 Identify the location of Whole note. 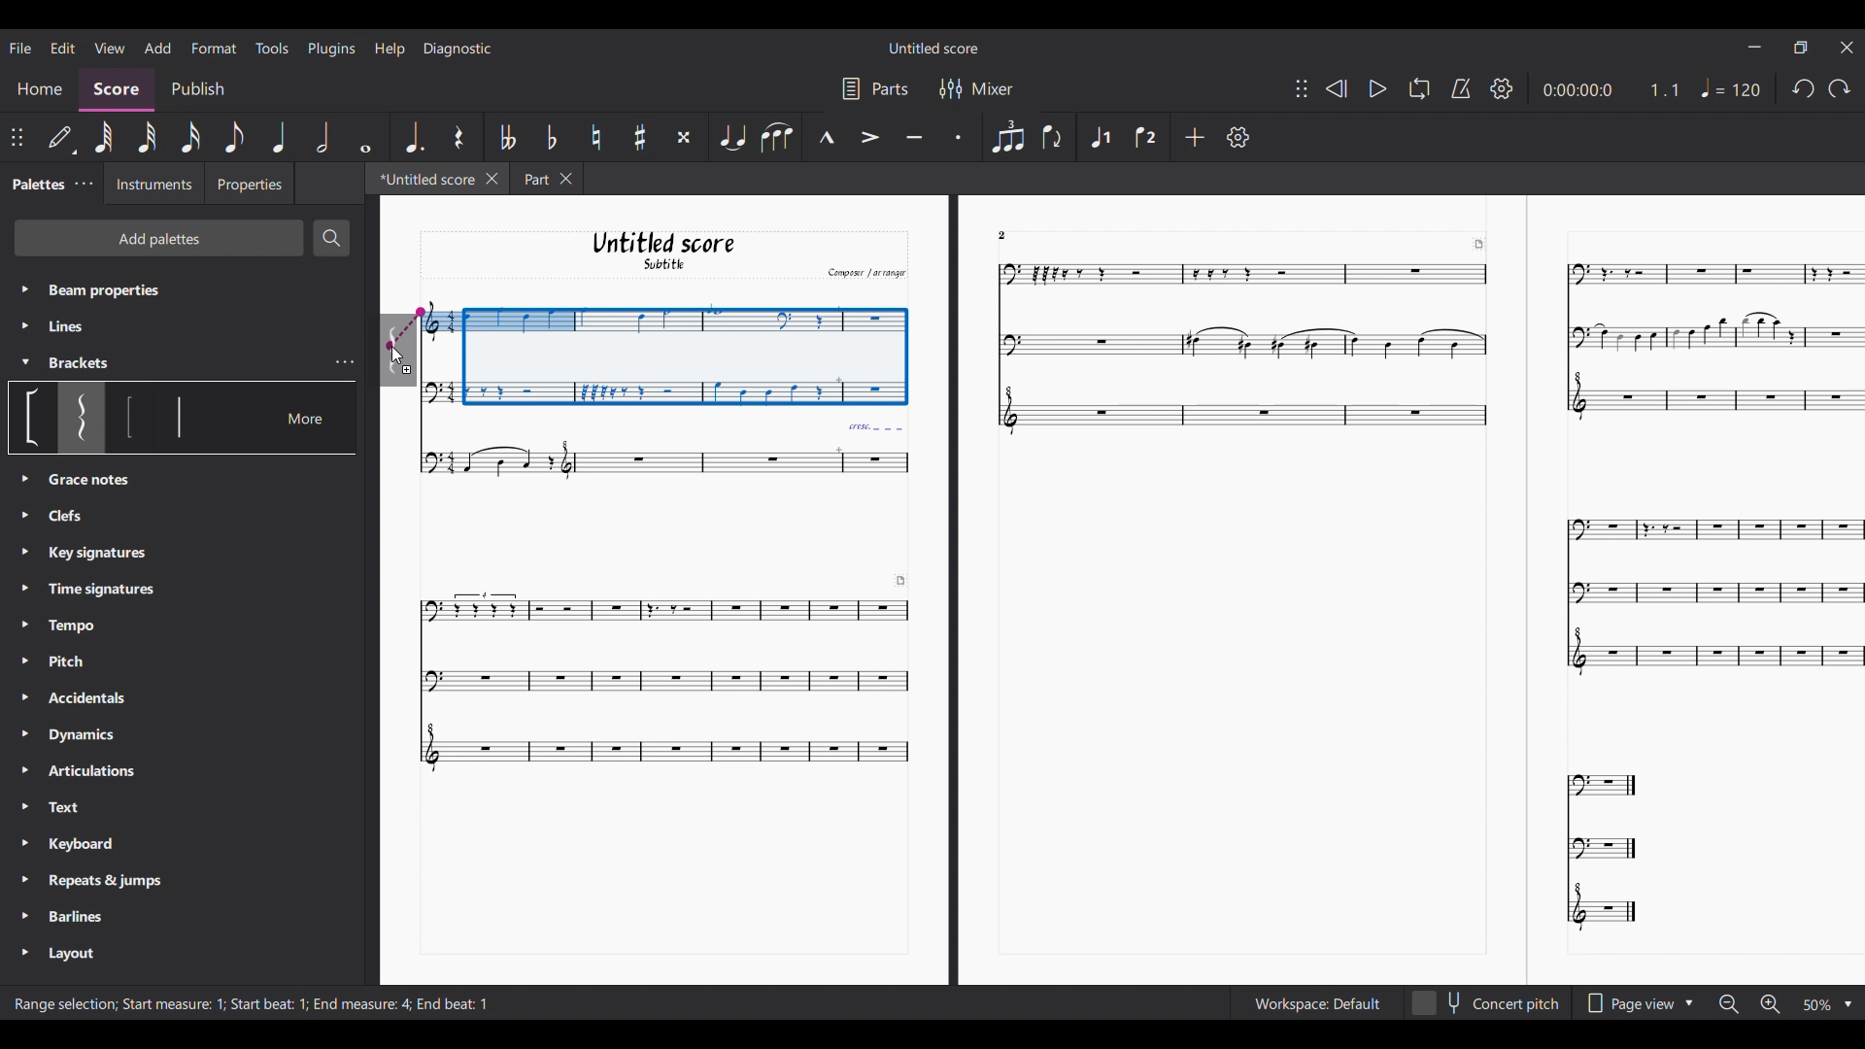
(364, 137).